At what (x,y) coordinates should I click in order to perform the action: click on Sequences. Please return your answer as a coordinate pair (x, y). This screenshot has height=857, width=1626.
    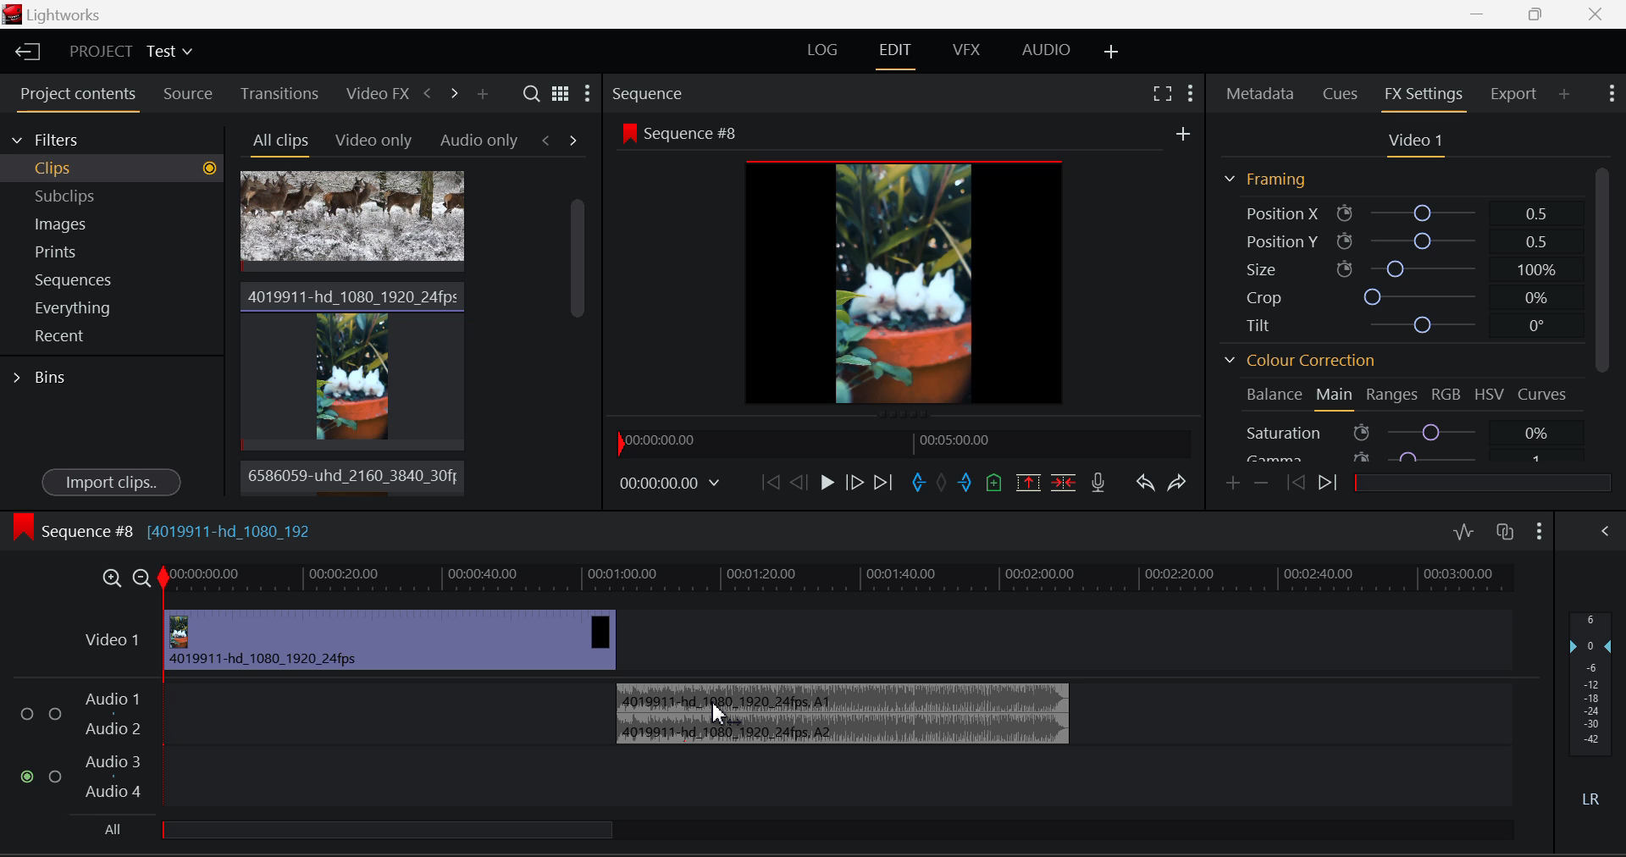
    Looking at the image, I should click on (113, 279).